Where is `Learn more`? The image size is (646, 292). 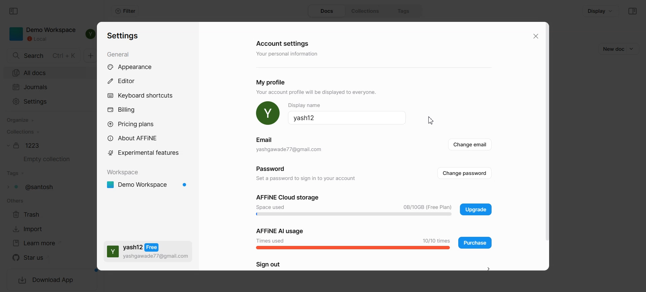
Learn more is located at coordinates (37, 243).